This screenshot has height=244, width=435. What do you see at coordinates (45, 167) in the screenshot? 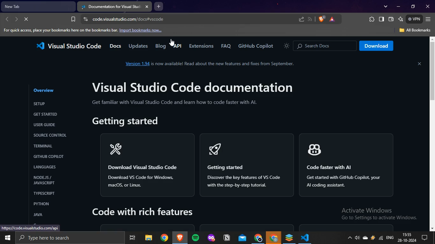
I see `LANGUAGES` at bounding box center [45, 167].